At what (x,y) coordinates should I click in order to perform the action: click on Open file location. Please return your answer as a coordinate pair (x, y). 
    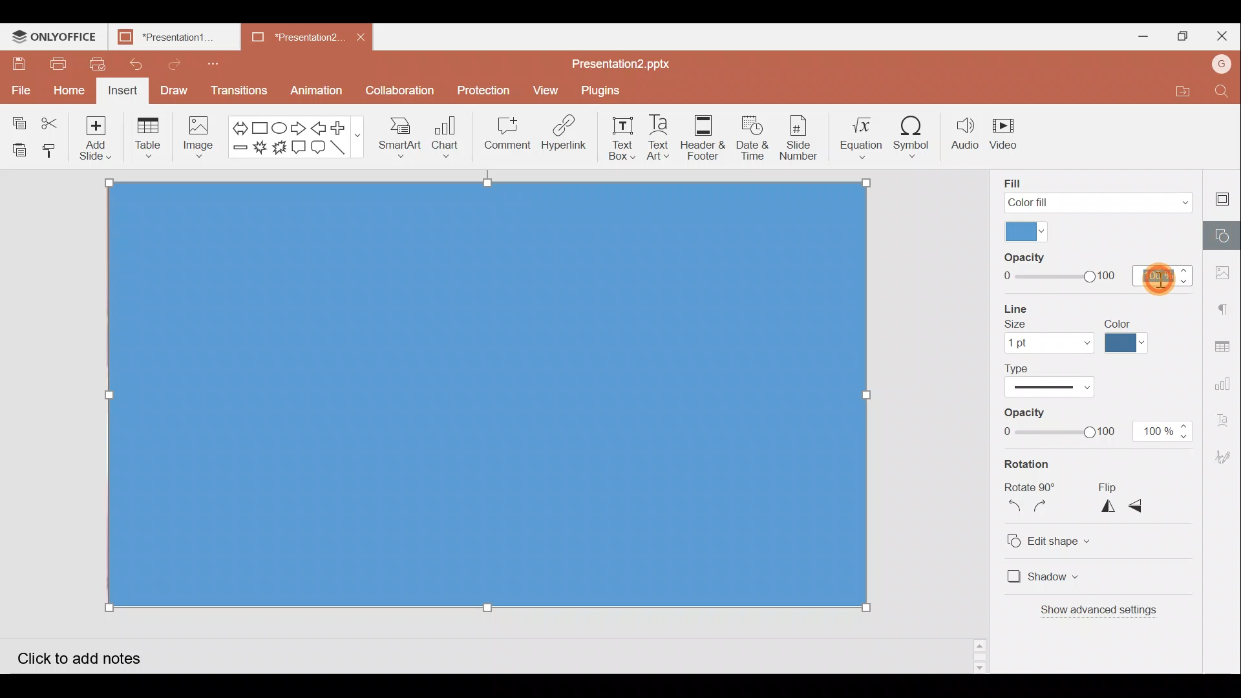
    Looking at the image, I should click on (1186, 90).